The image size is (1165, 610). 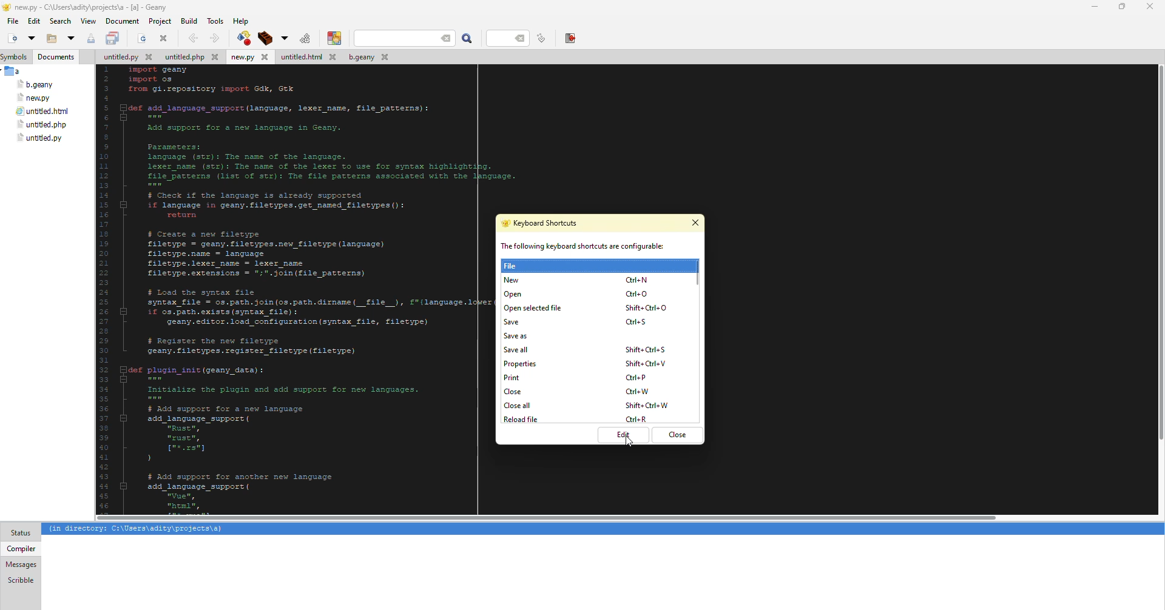 I want to click on file, so click(x=36, y=85).